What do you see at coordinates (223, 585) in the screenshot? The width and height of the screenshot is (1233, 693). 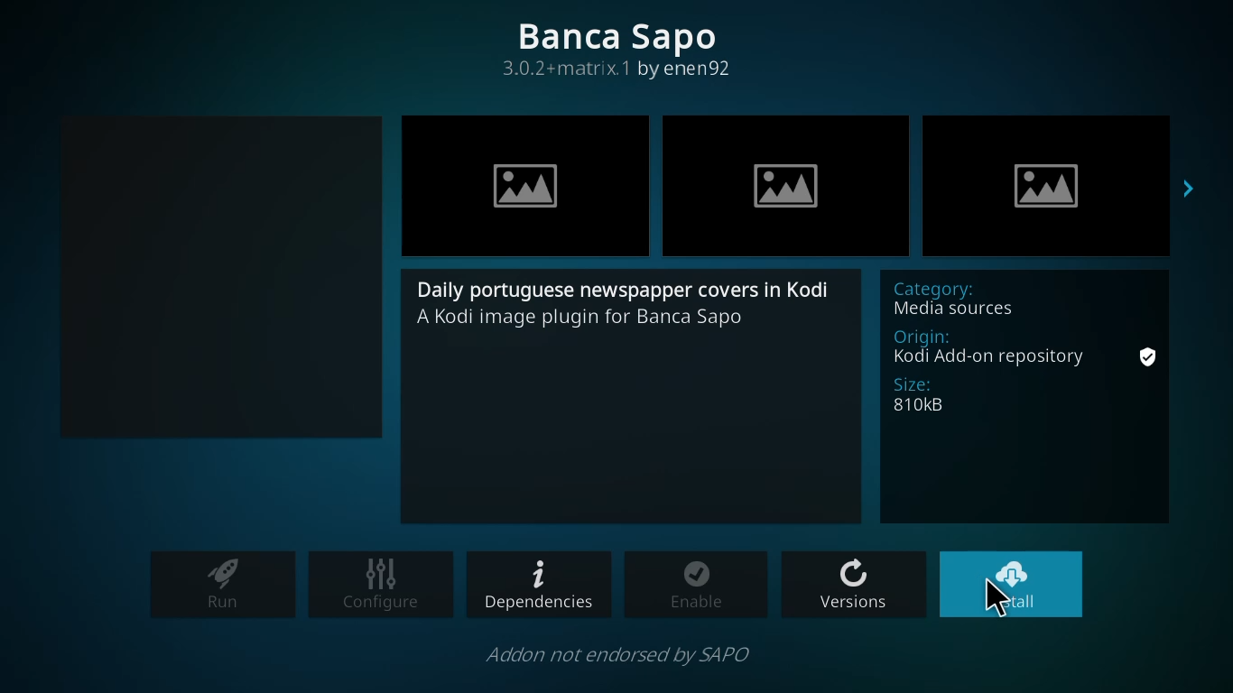 I see `run` at bounding box center [223, 585].